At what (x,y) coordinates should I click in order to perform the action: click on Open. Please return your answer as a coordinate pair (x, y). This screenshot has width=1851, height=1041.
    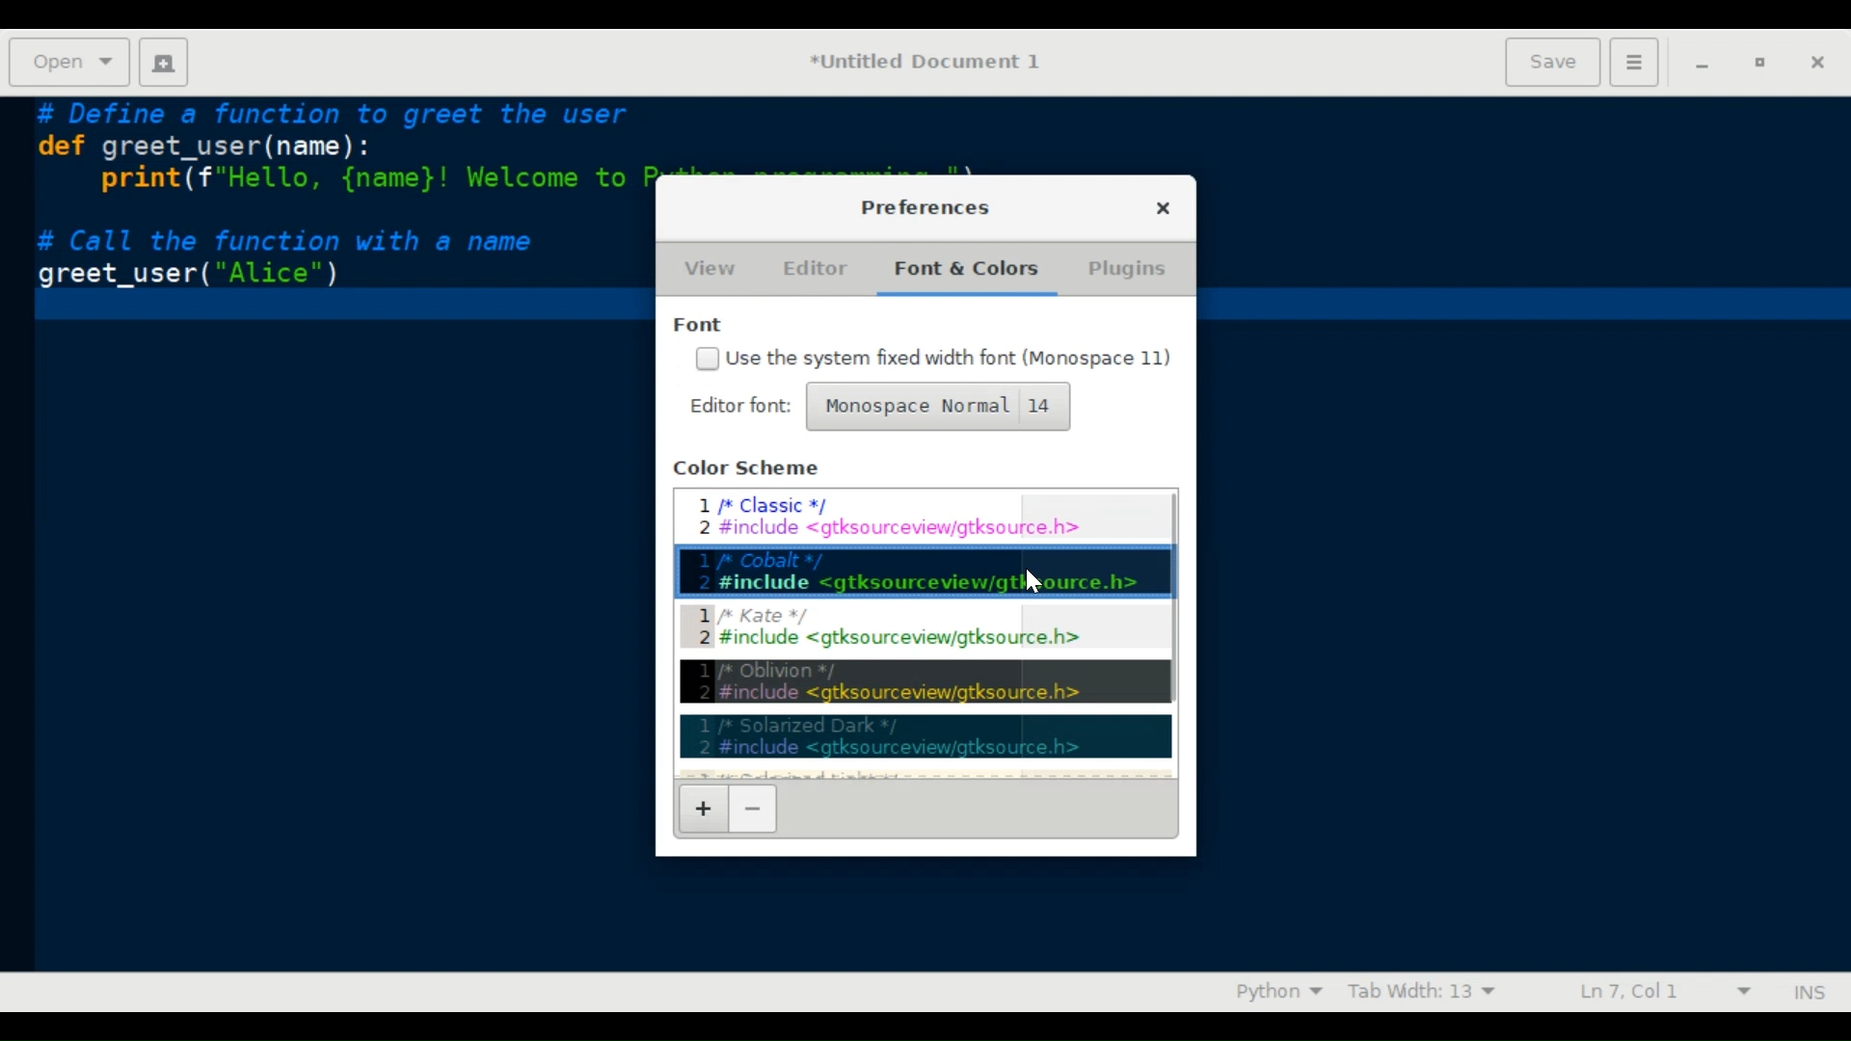
    Looking at the image, I should click on (68, 63).